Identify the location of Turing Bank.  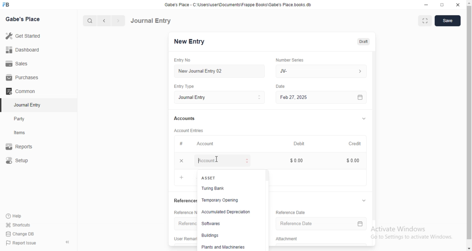
(214, 189).